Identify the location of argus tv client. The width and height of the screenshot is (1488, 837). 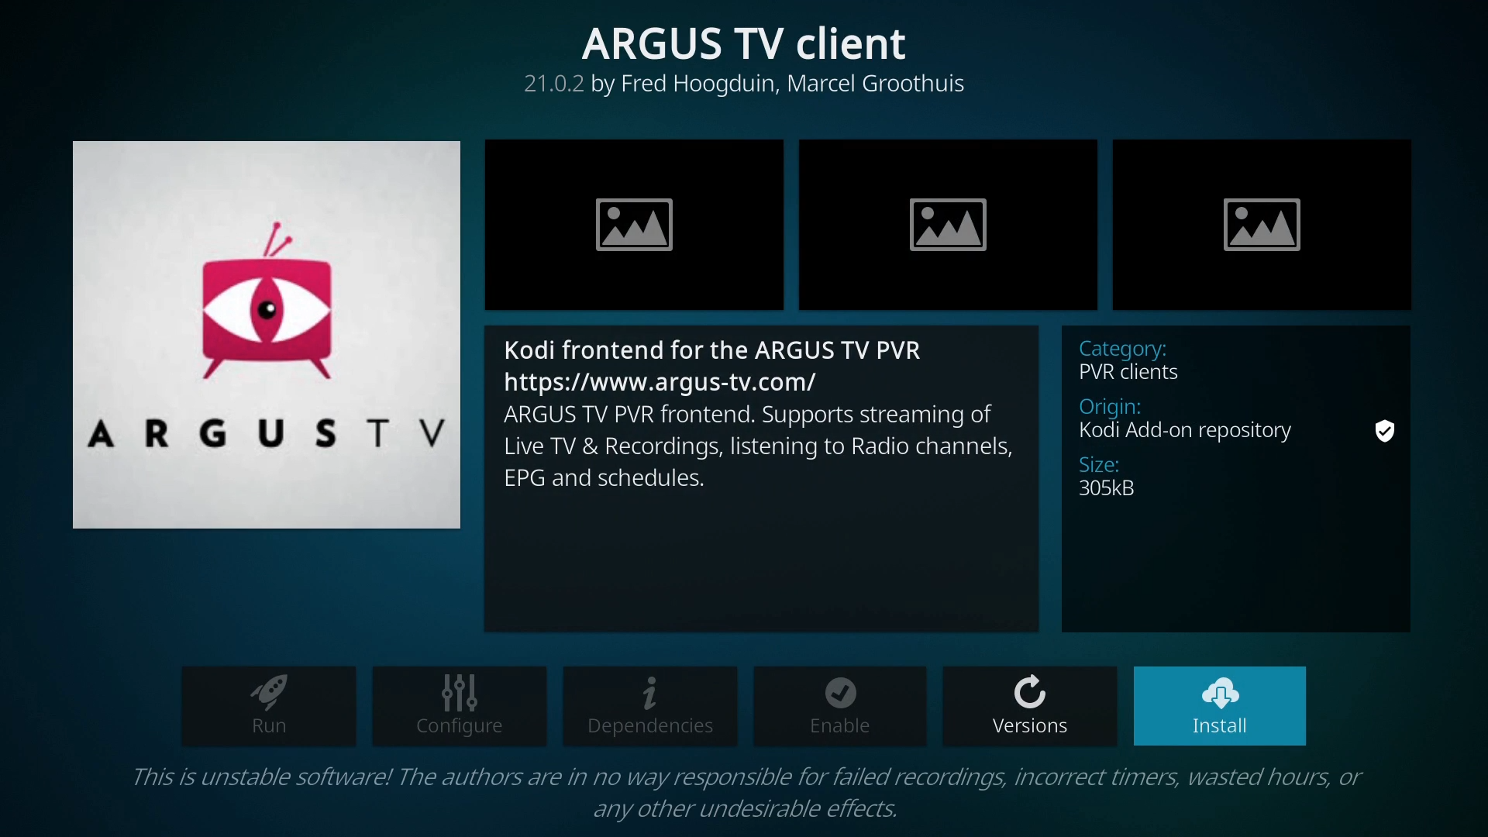
(741, 42).